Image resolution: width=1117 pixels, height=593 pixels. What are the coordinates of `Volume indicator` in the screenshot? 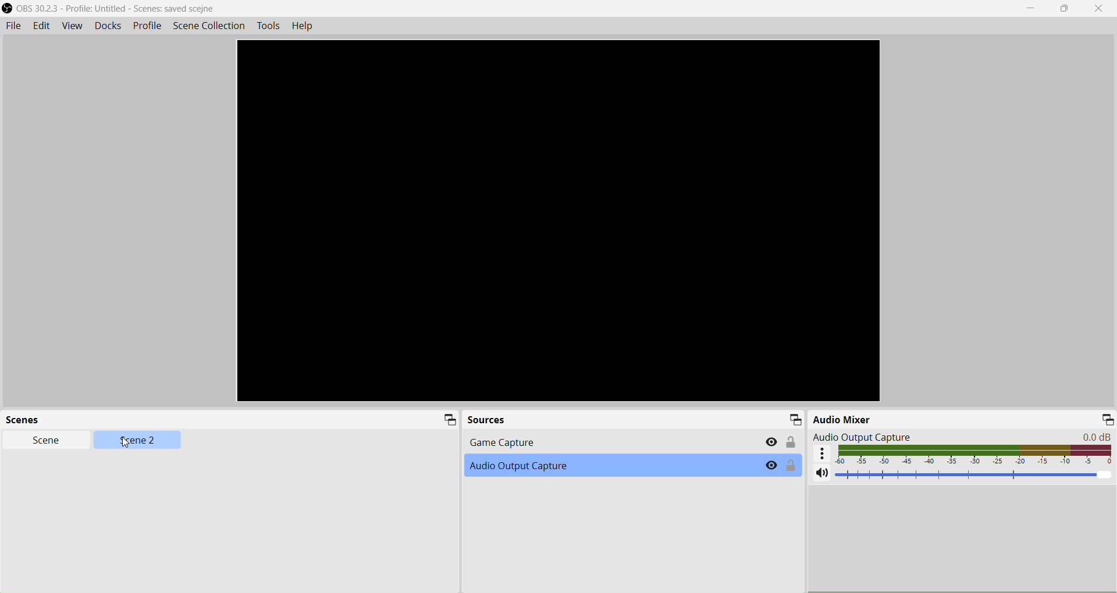 It's located at (976, 454).